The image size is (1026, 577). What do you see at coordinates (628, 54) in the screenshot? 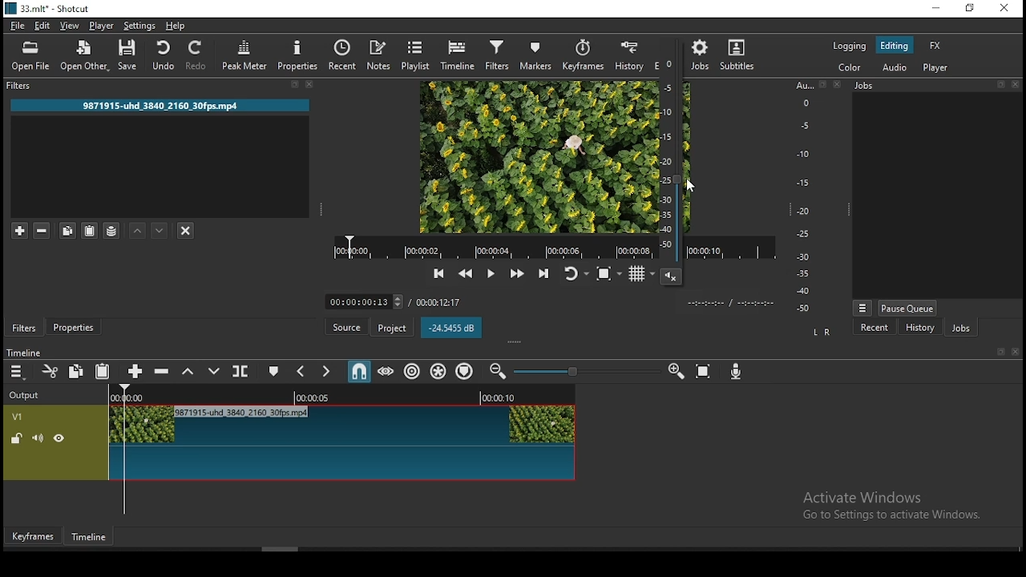
I see `history` at bounding box center [628, 54].